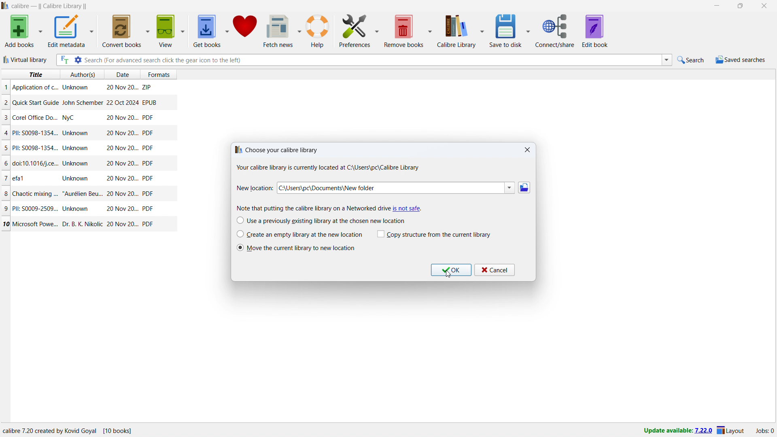 The width and height of the screenshot is (777, 437). I want to click on date, so click(121, 75).